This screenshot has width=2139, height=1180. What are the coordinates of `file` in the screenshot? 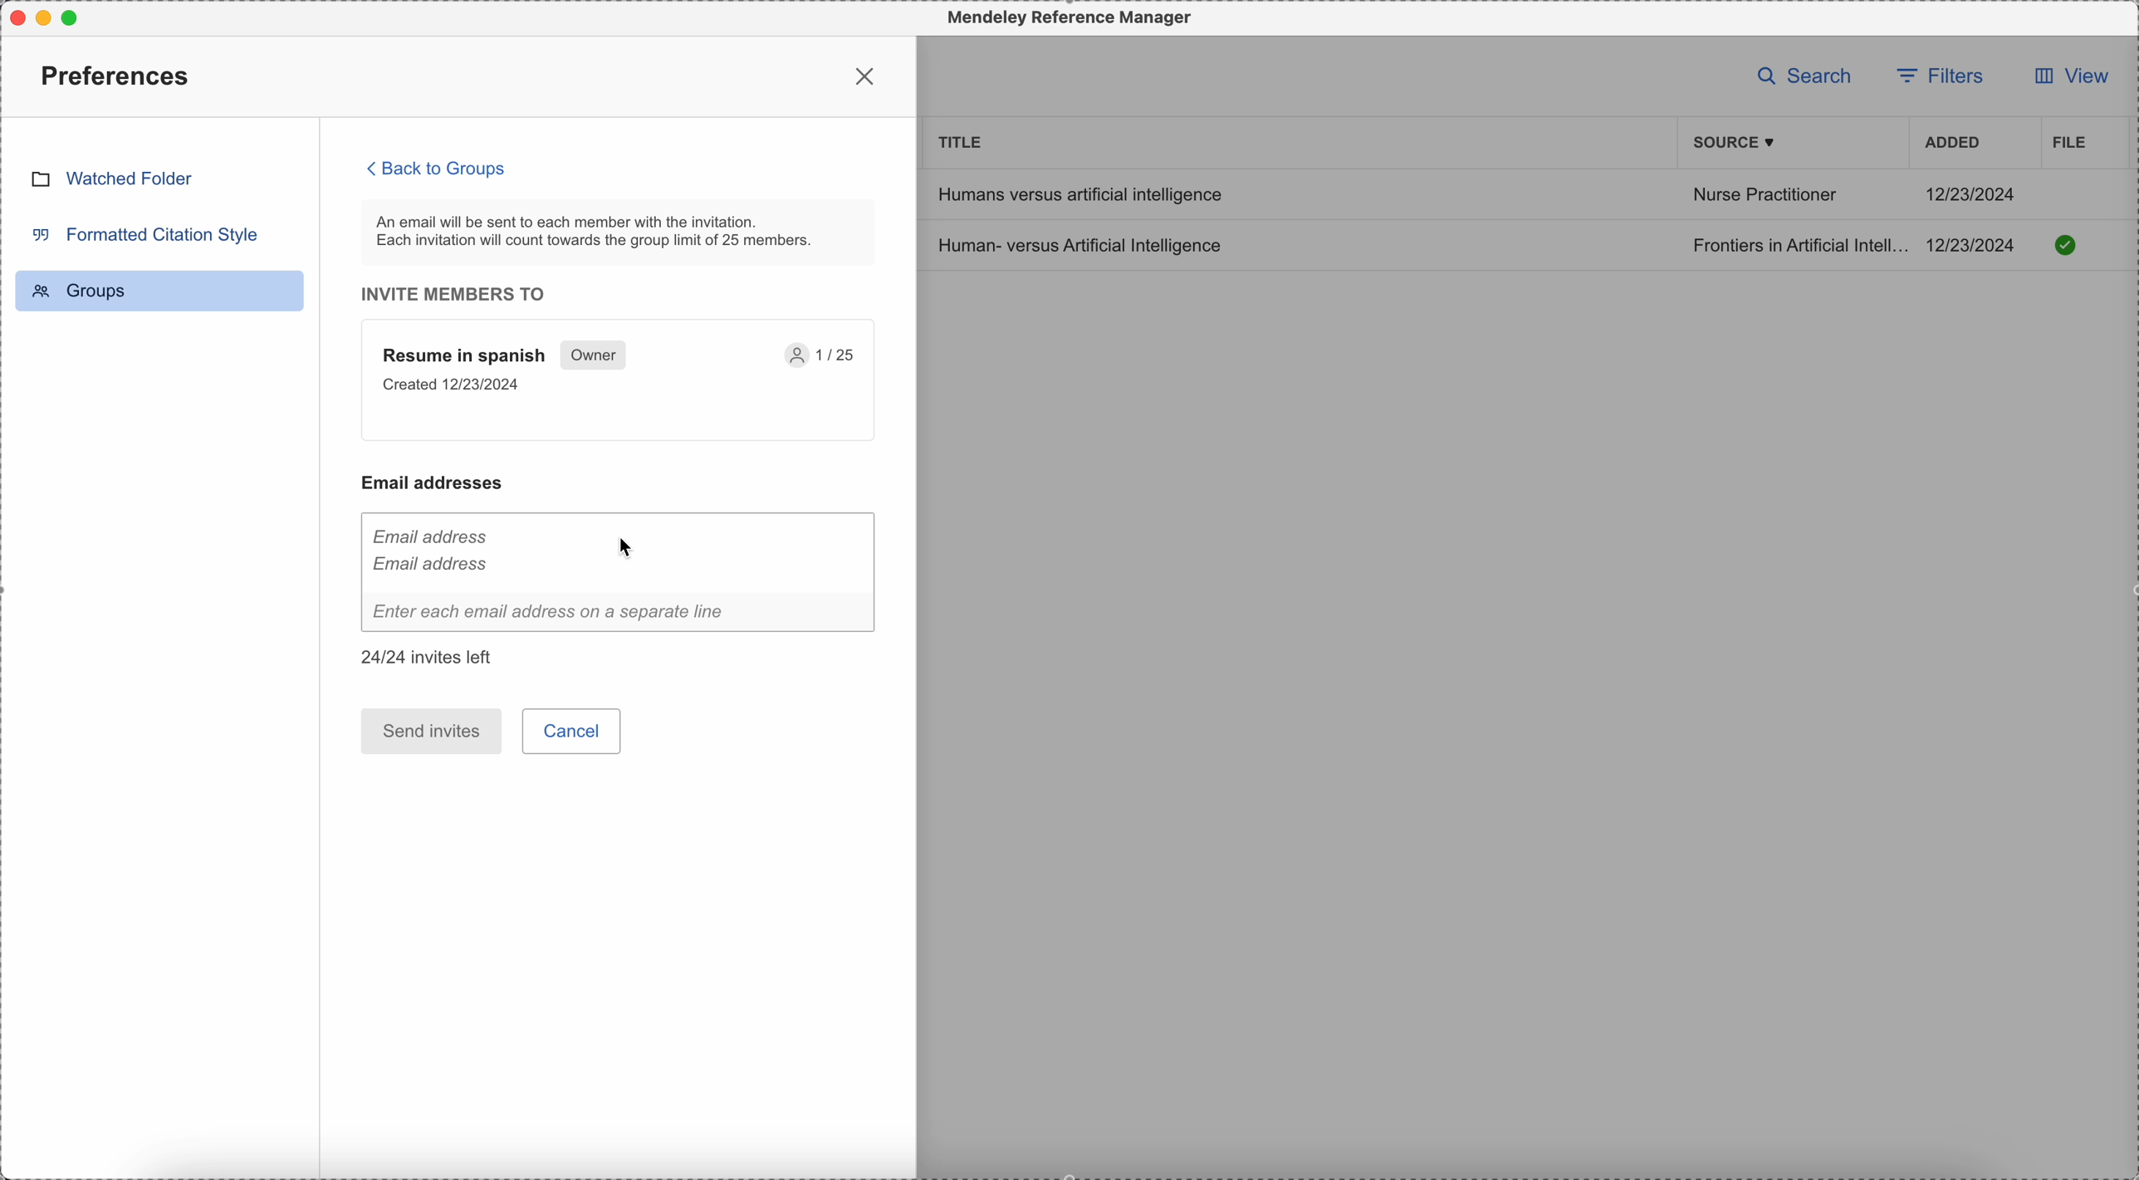 It's located at (2067, 142).